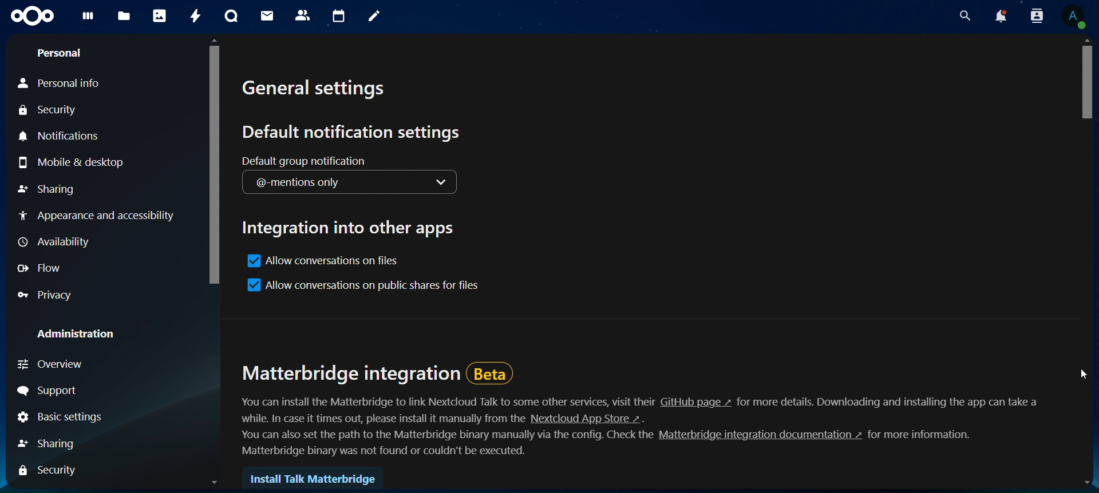  Describe the element at coordinates (47, 110) in the screenshot. I see `security` at that location.